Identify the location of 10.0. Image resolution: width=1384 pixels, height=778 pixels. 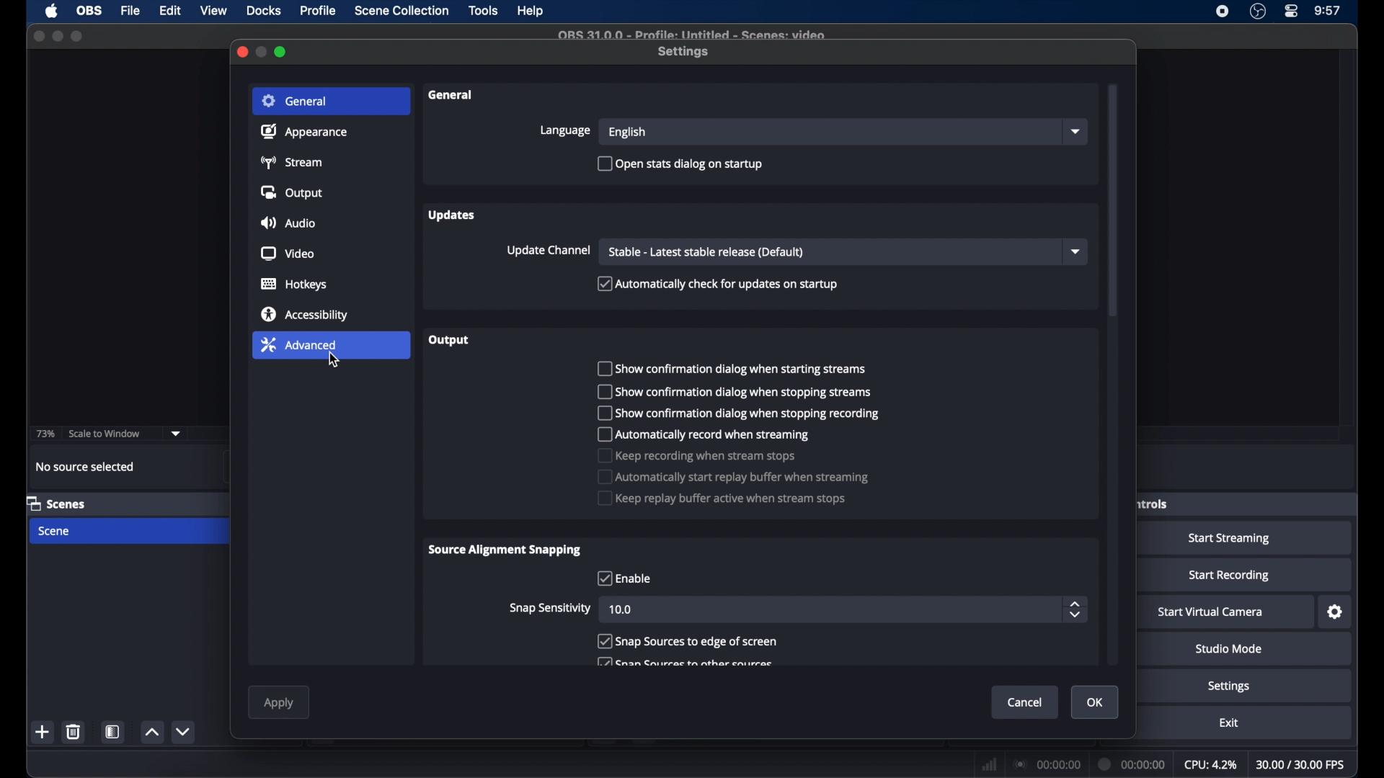
(623, 611).